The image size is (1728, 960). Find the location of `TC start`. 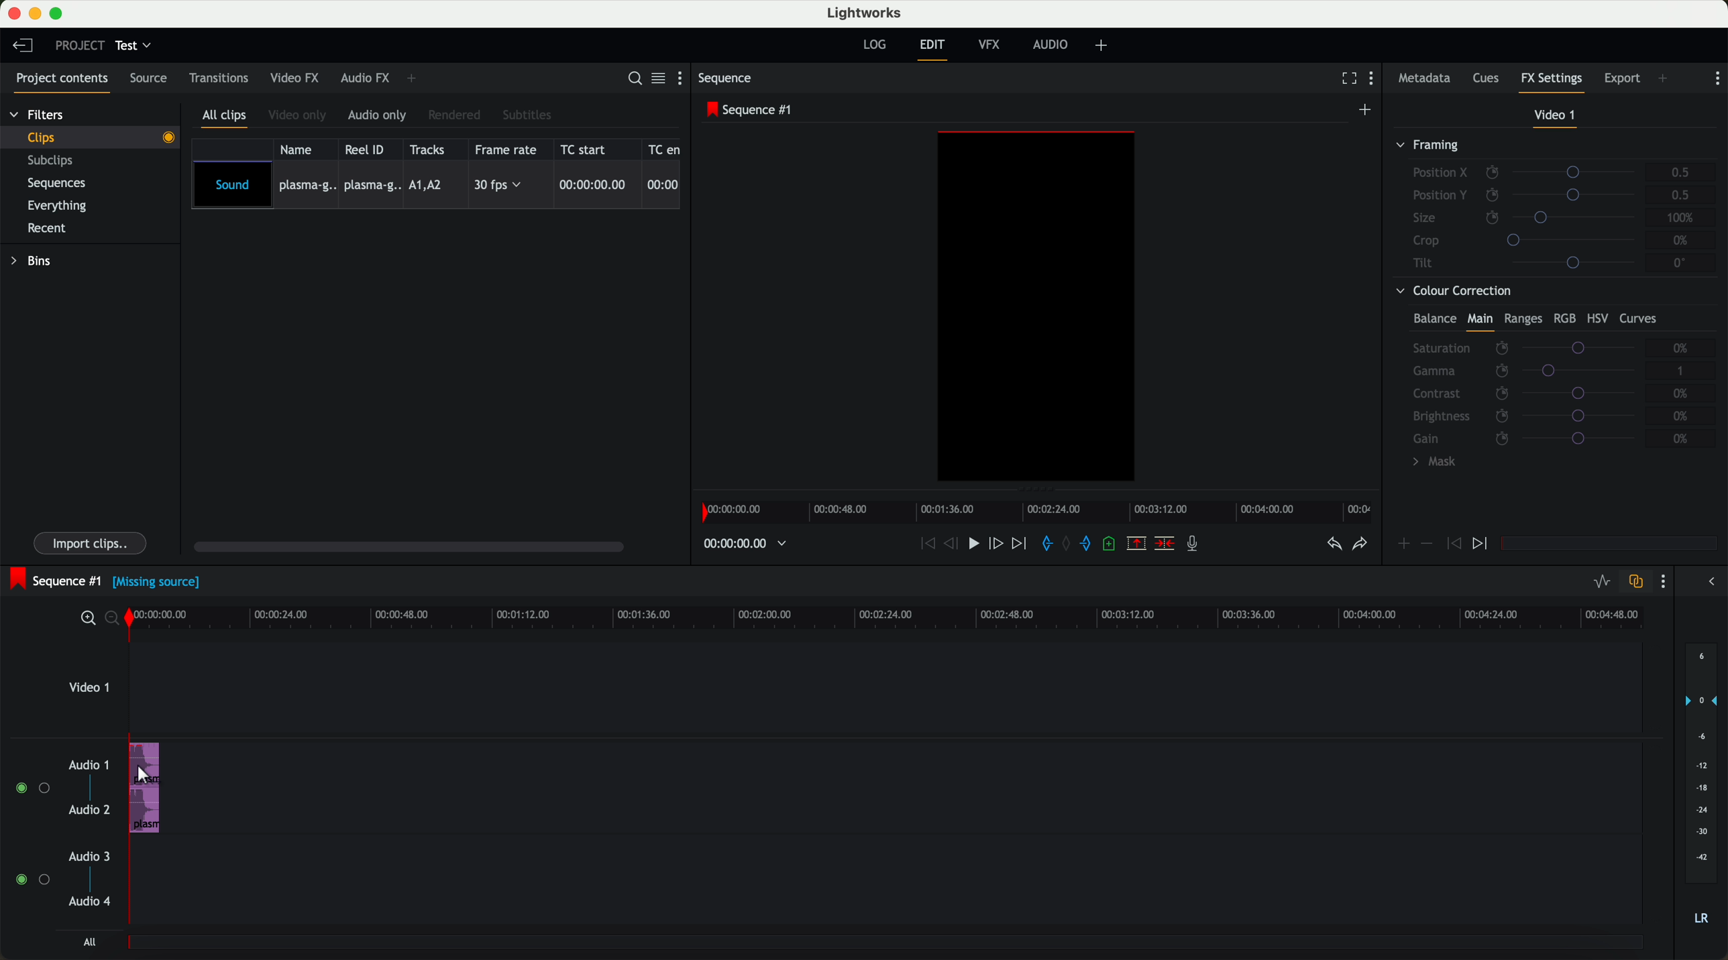

TC start is located at coordinates (589, 149).